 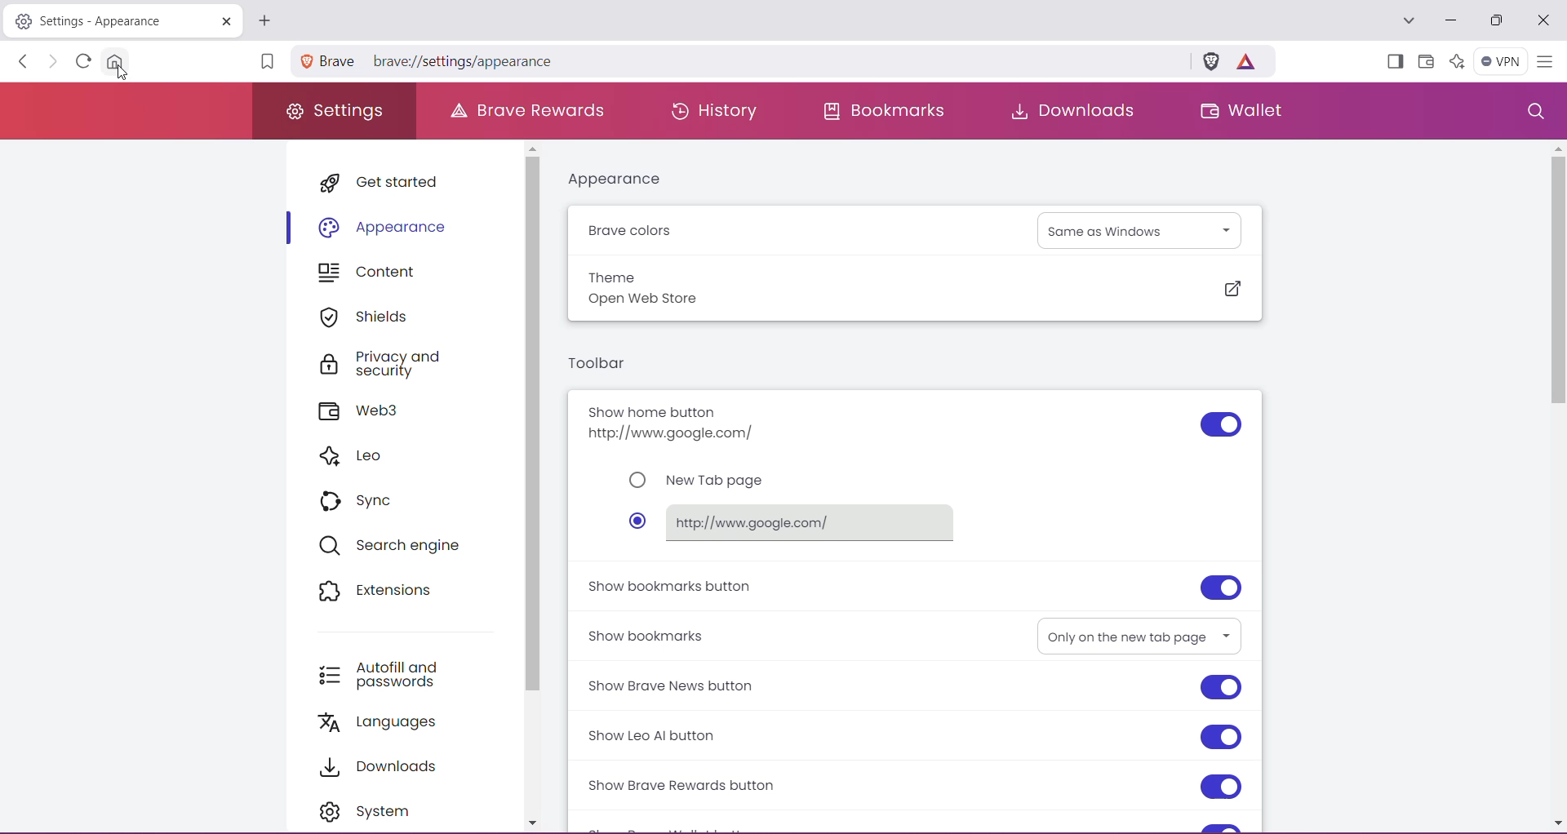 What do you see at coordinates (613, 276) in the screenshot?
I see `Theme` at bounding box center [613, 276].